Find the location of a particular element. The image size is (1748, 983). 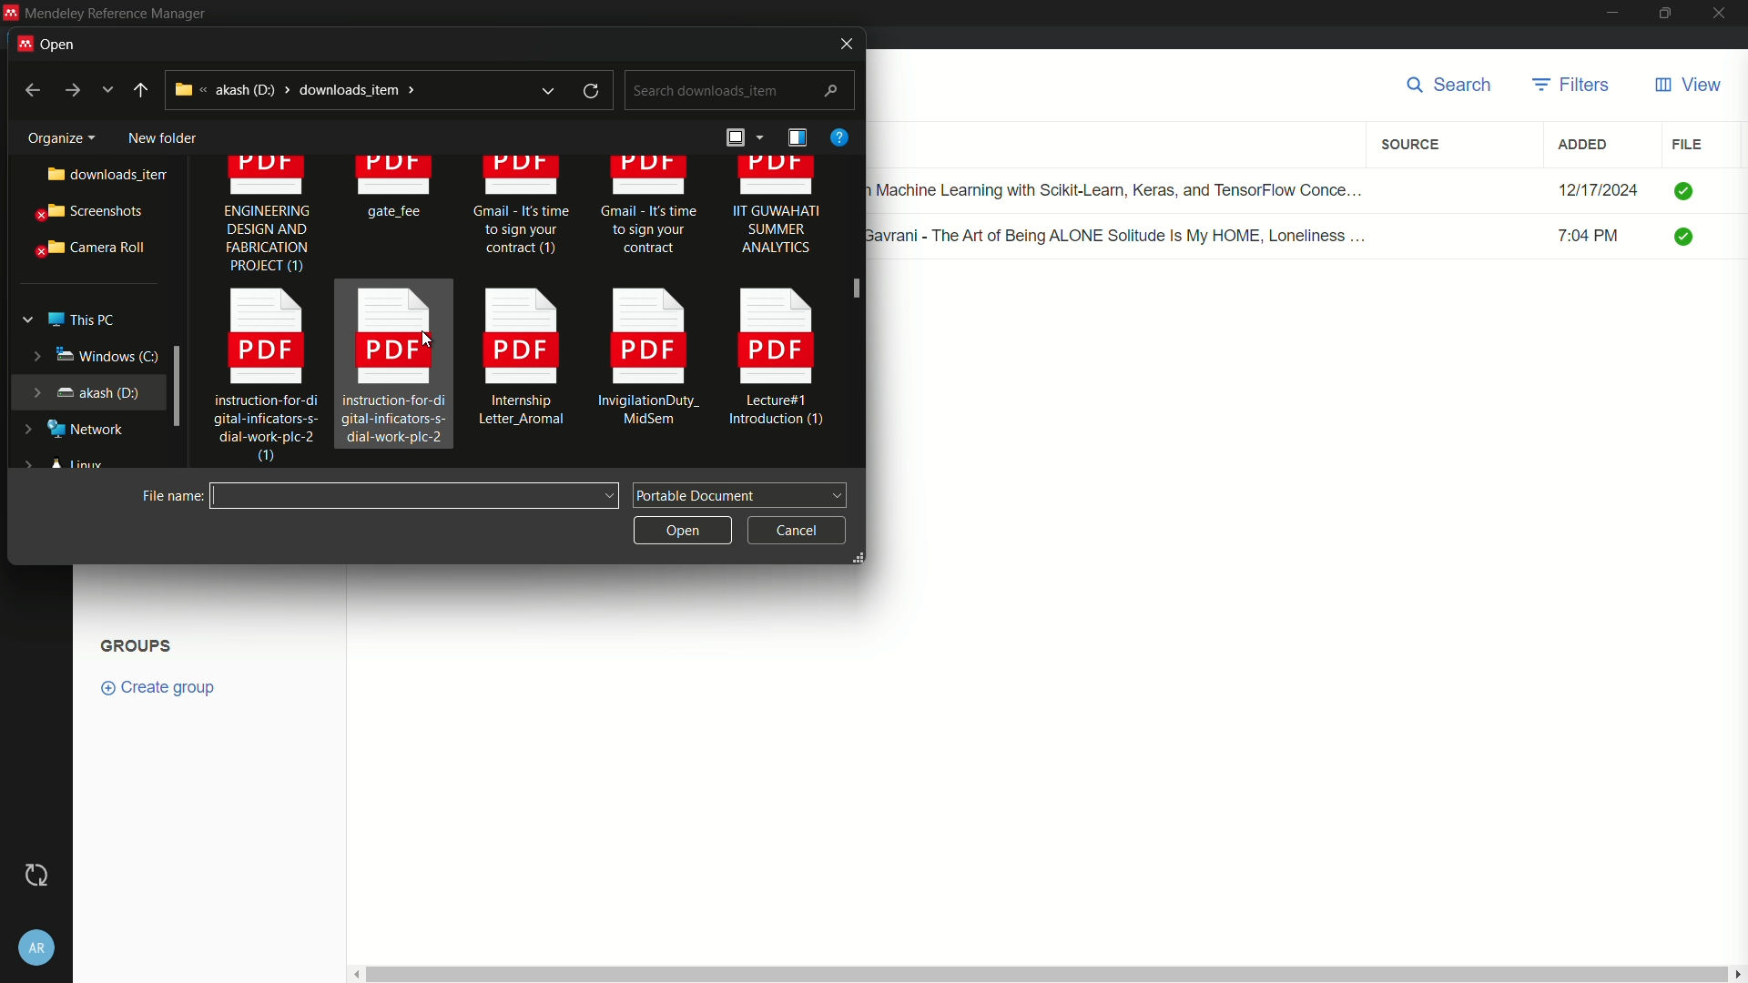

create group is located at coordinates (168, 686).